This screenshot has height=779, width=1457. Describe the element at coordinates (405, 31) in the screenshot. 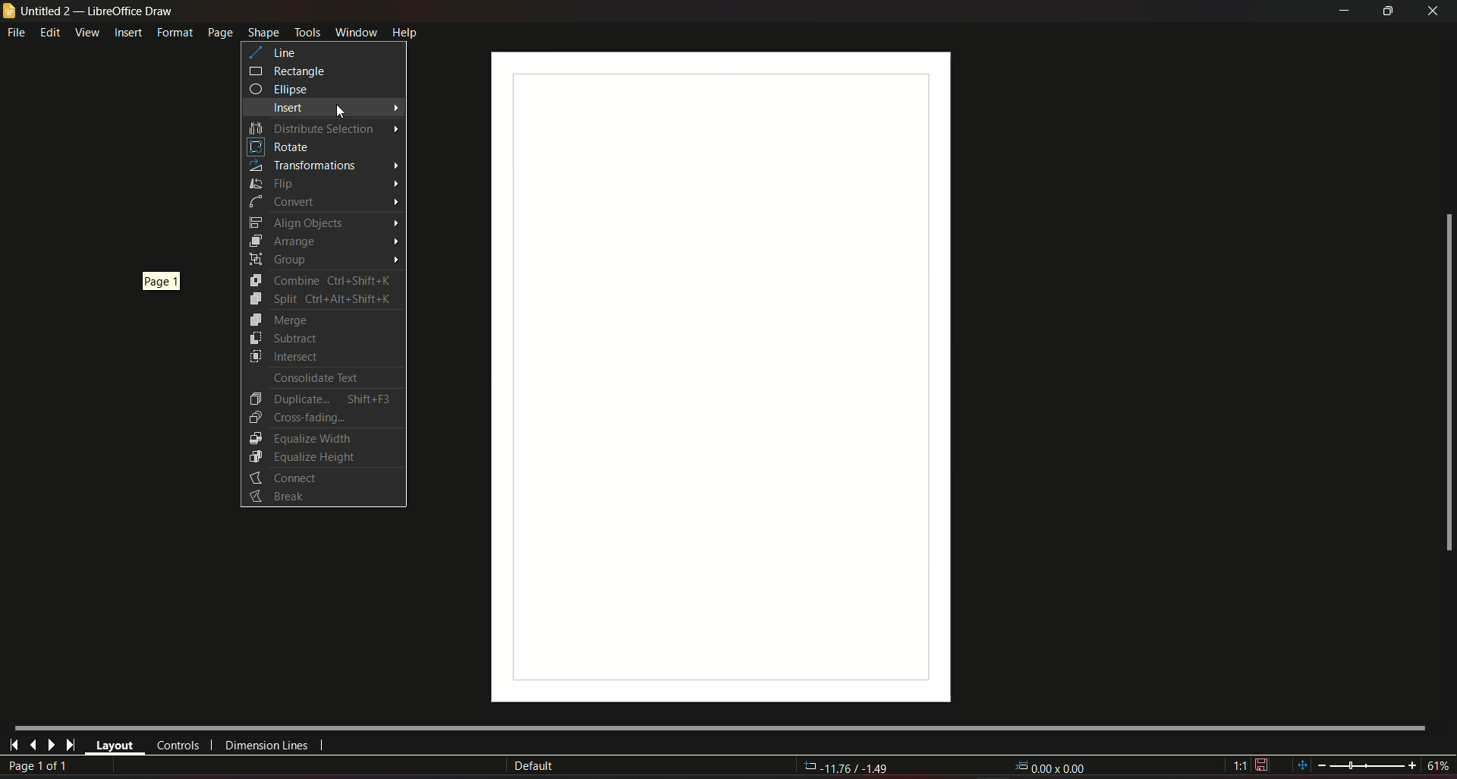

I see `help` at that location.